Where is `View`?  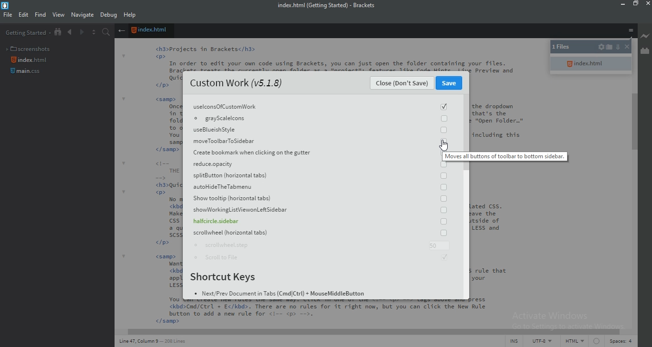
View is located at coordinates (59, 15).